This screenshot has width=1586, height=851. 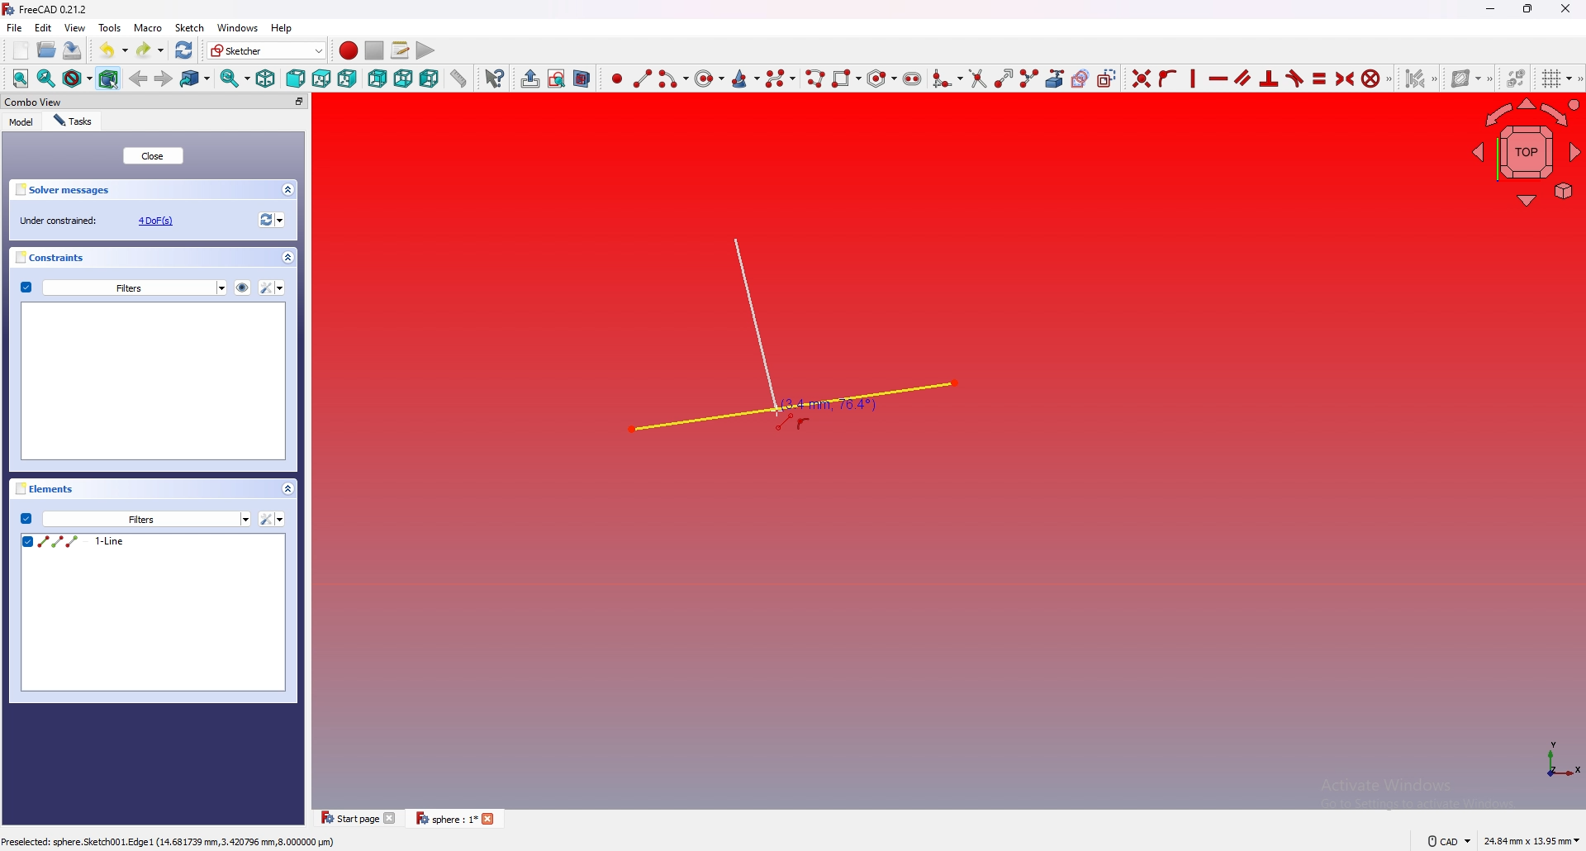 What do you see at coordinates (1418, 78) in the screenshot?
I see `Select associated constraints` at bounding box center [1418, 78].